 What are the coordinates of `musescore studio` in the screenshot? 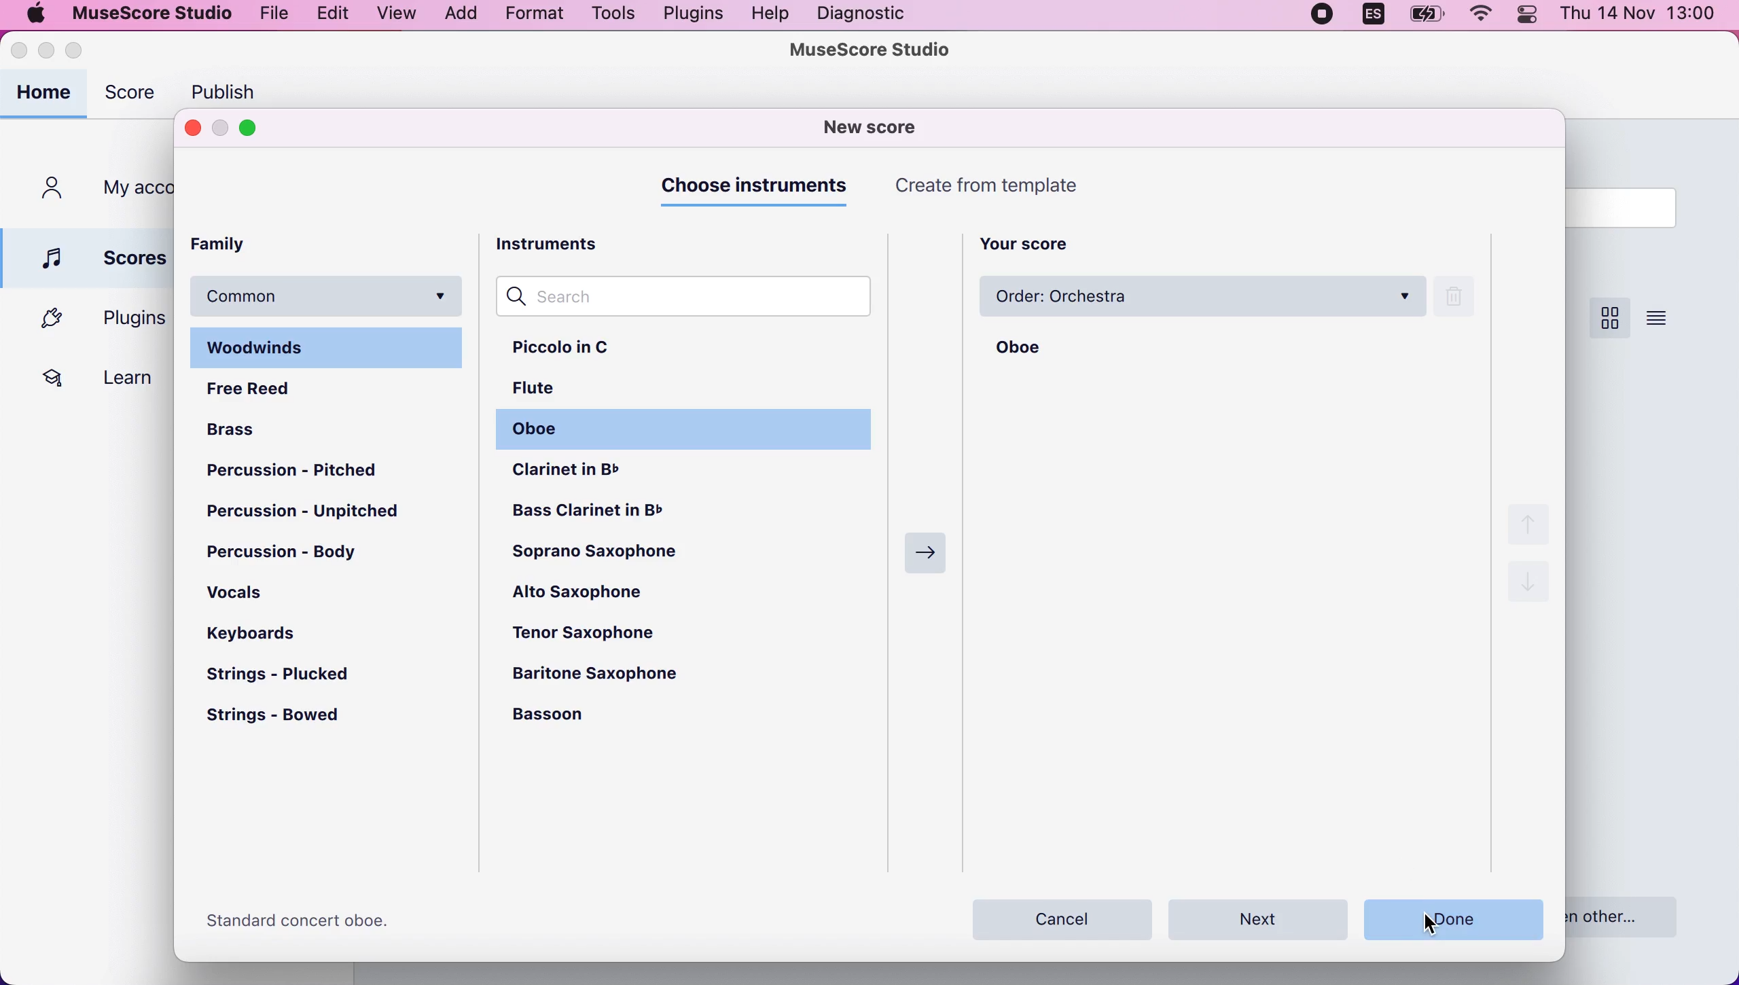 It's located at (873, 51).